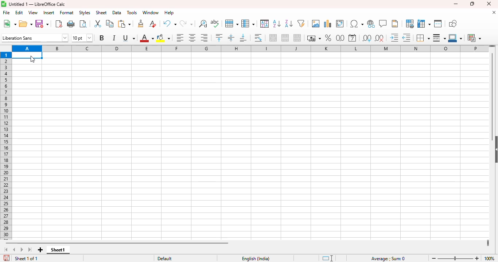  I want to click on help, so click(169, 13).